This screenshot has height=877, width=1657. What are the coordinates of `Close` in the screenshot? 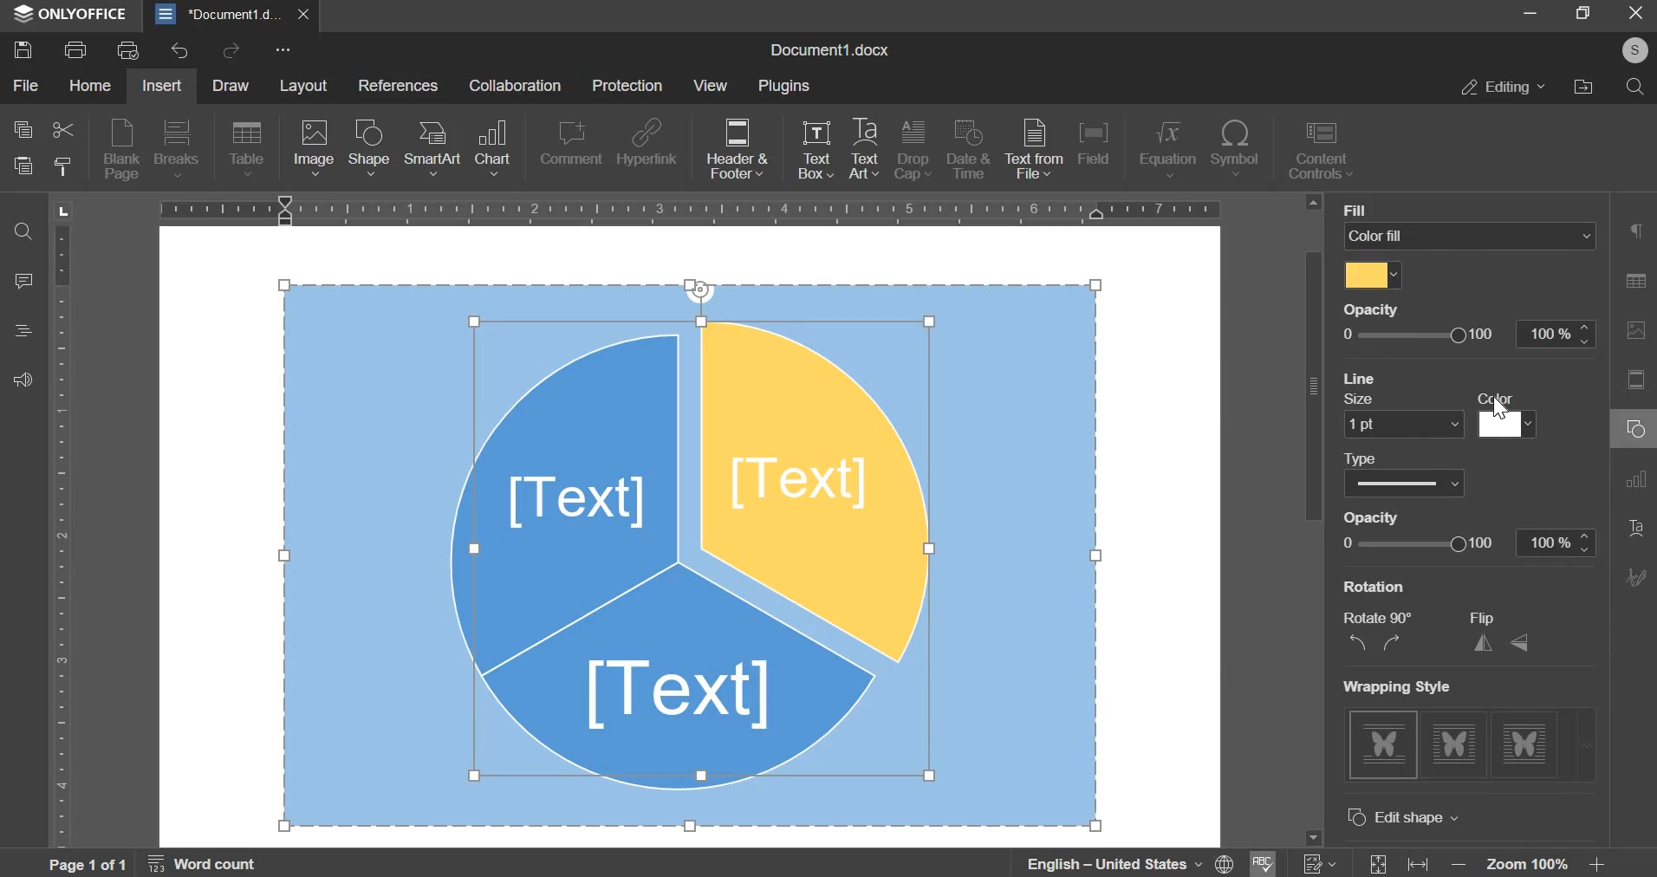 It's located at (1635, 15).